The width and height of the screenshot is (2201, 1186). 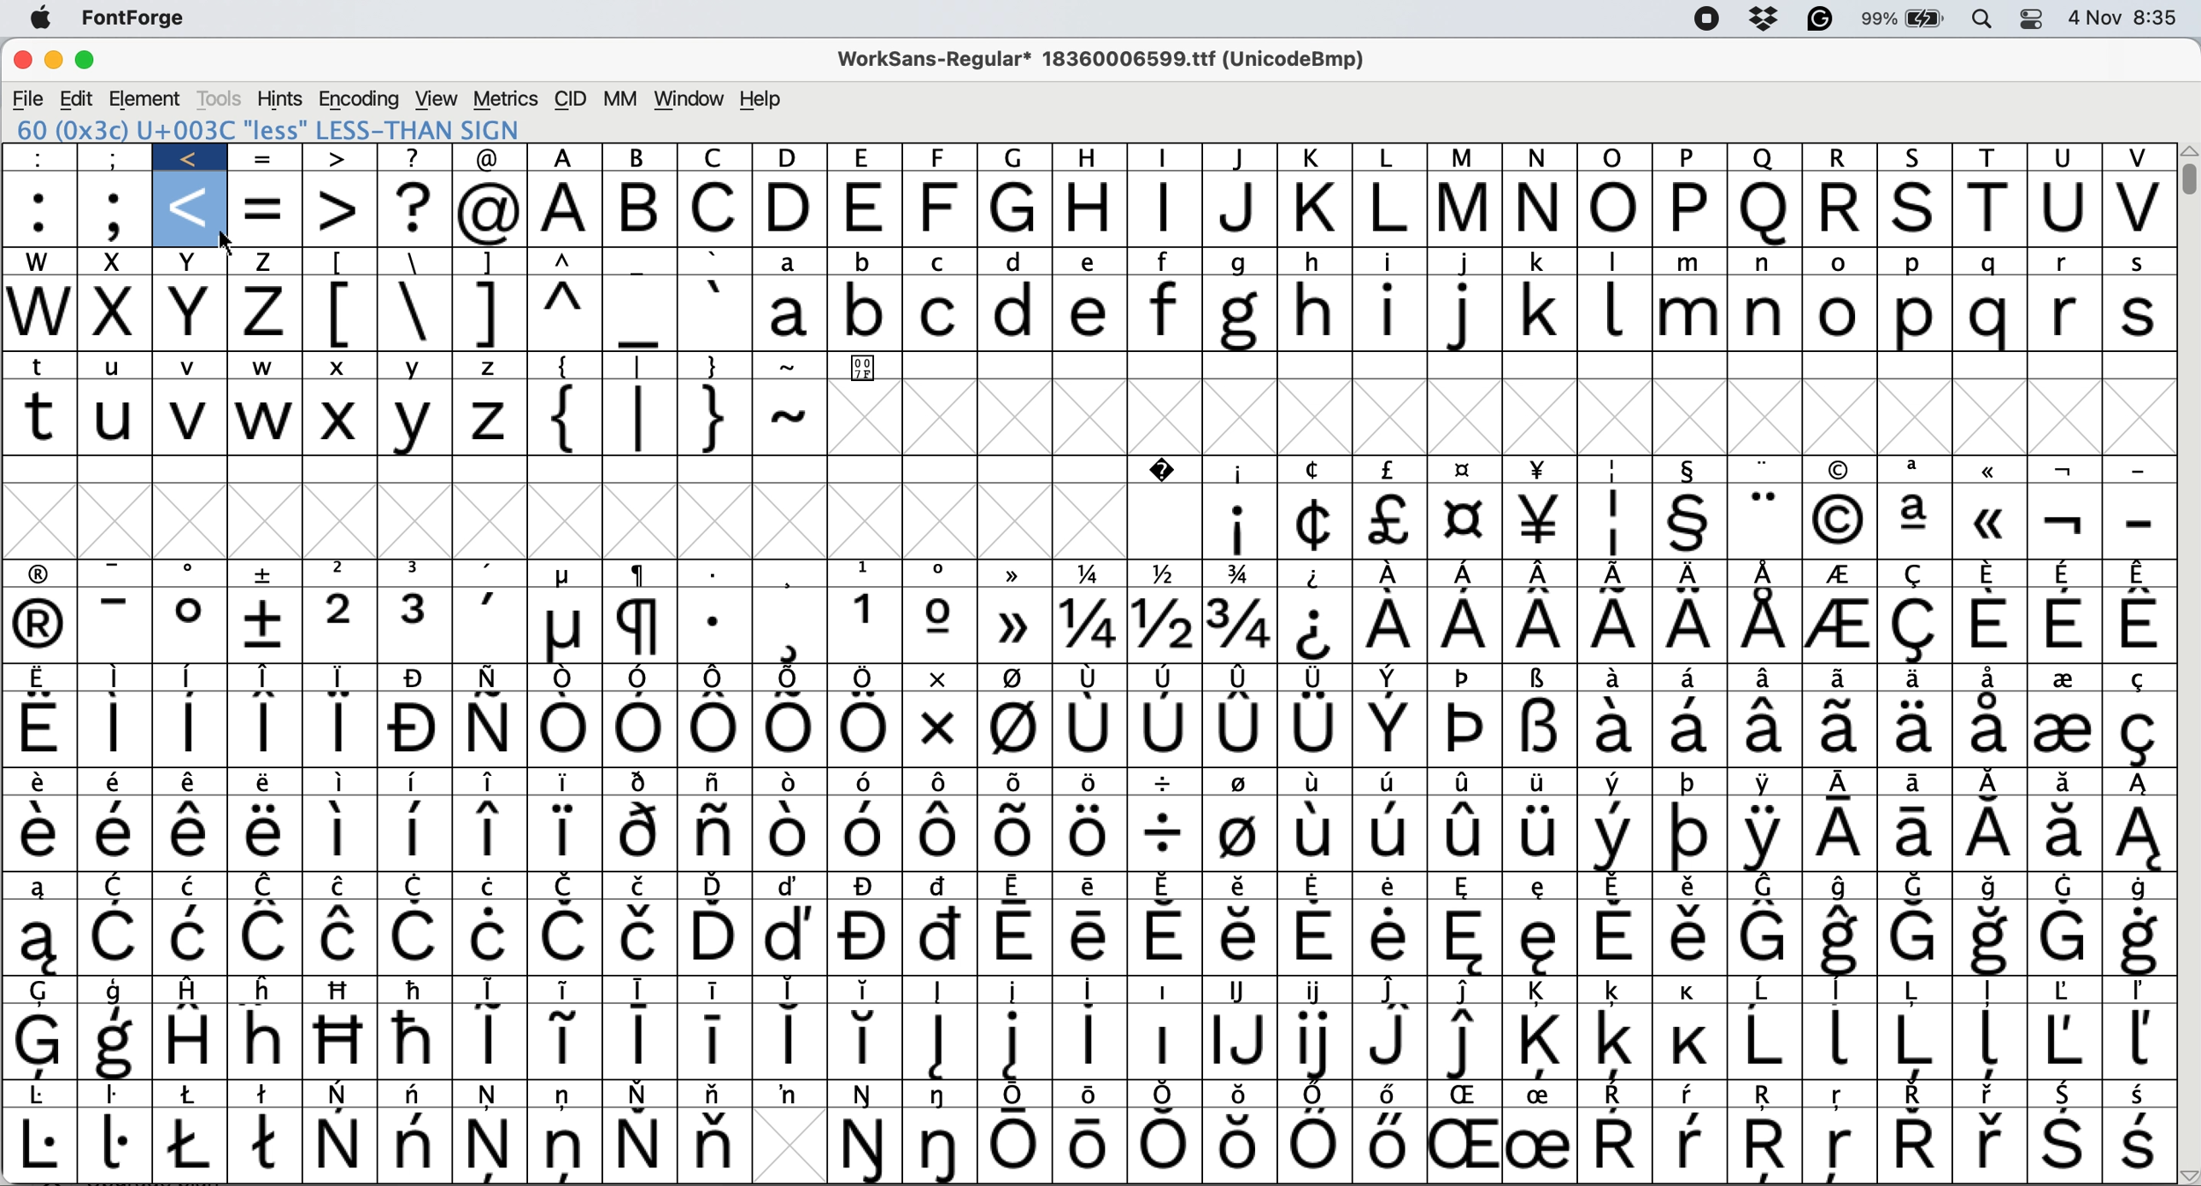 What do you see at coordinates (1241, 1093) in the screenshot?
I see `Symbol` at bounding box center [1241, 1093].